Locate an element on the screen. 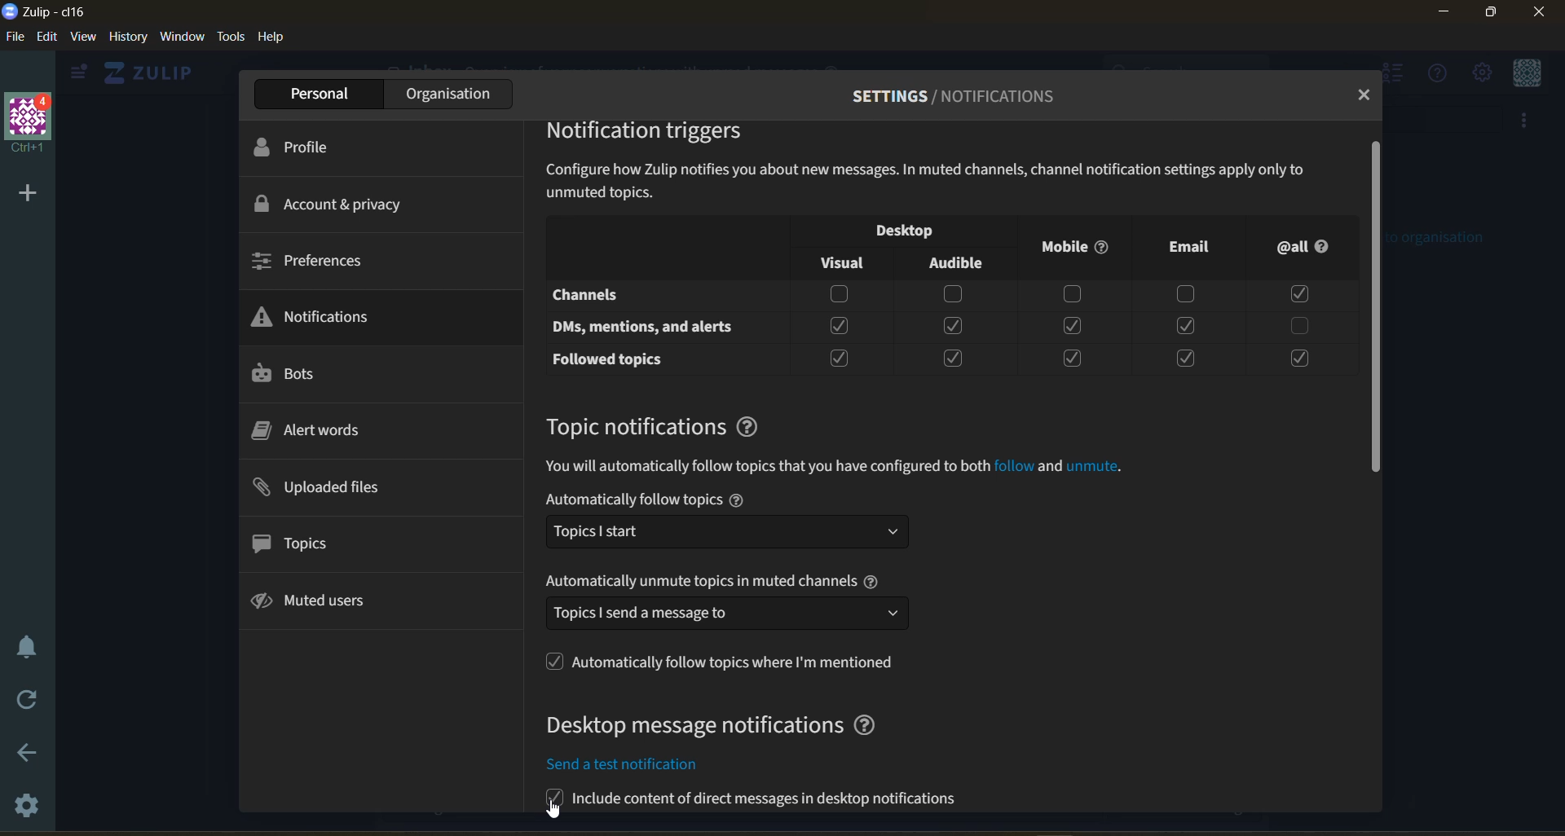  alert words is located at coordinates (318, 429).